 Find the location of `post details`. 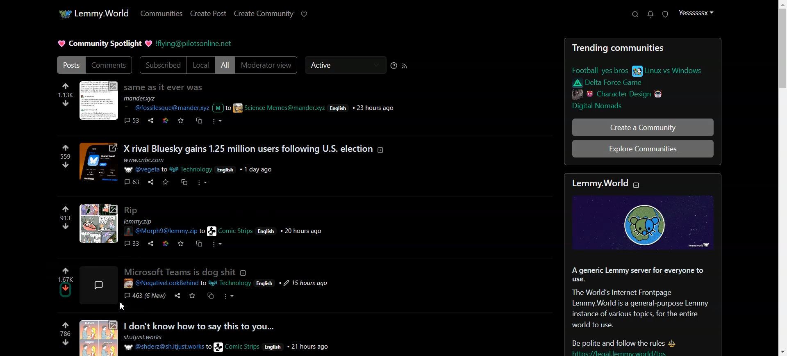

post details is located at coordinates (234, 342).